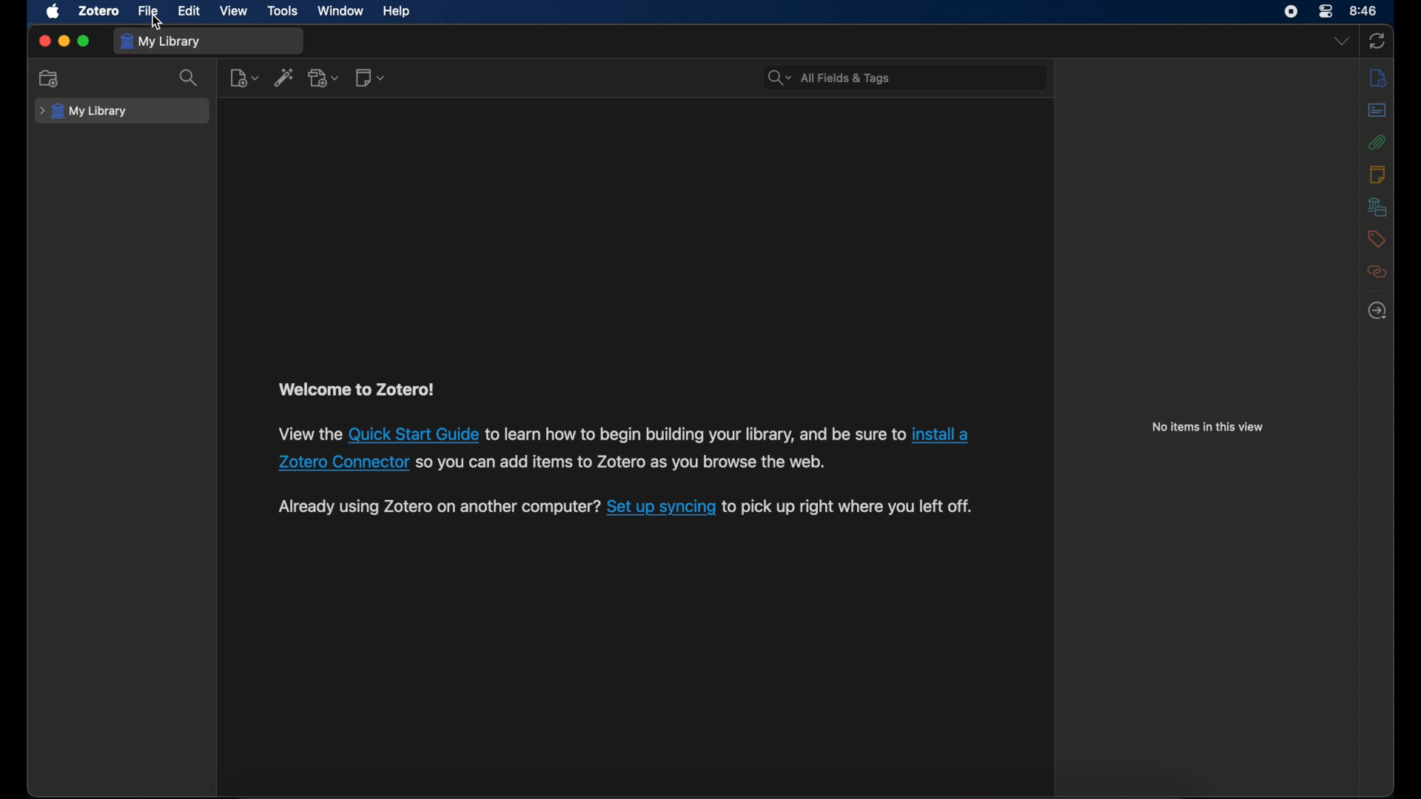 This screenshot has width=1421, height=799. I want to click on edit, so click(188, 11).